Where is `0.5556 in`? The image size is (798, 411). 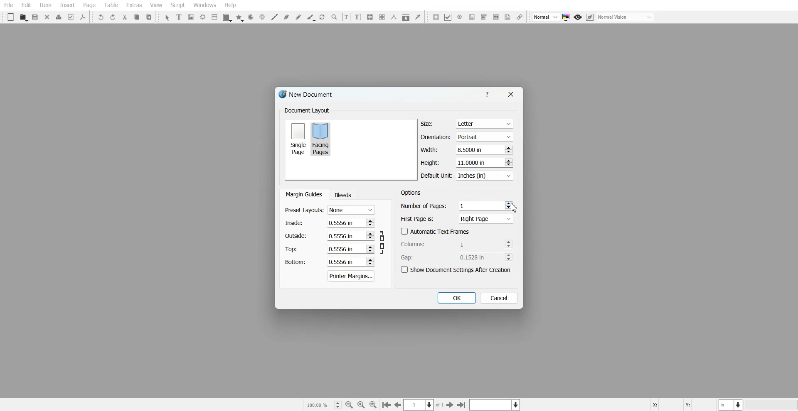 0.5556 in is located at coordinates (340, 222).